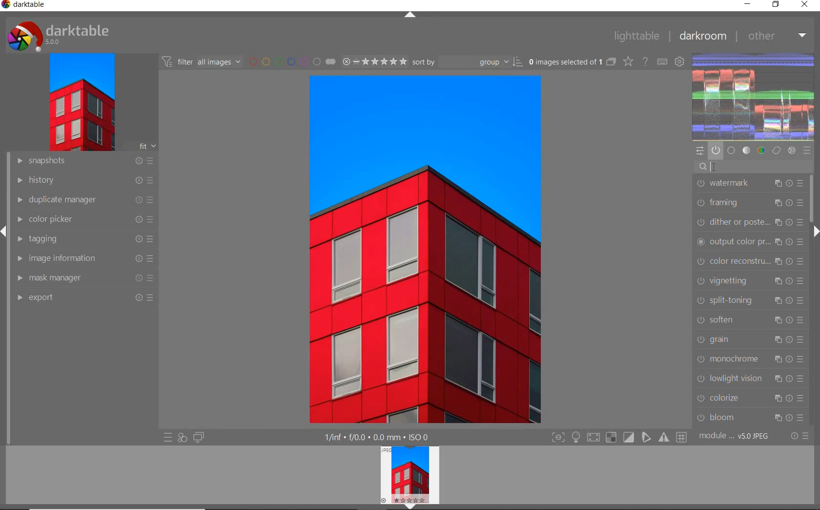 The height and width of the screenshot is (510, 820). I want to click on expand/collapse, so click(5, 232).